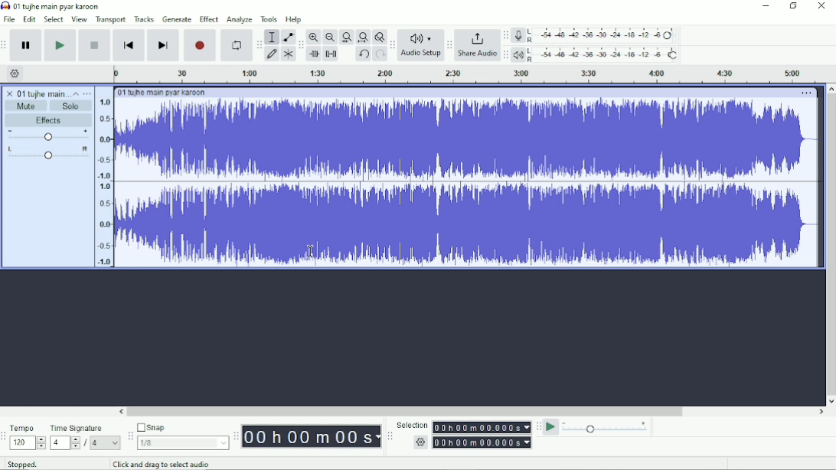 Image resolution: width=836 pixels, height=470 pixels. What do you see at coordinates (314, 53) in the screenshot?
I see `Trim audio outside selection` at bounding box center [314, 53].